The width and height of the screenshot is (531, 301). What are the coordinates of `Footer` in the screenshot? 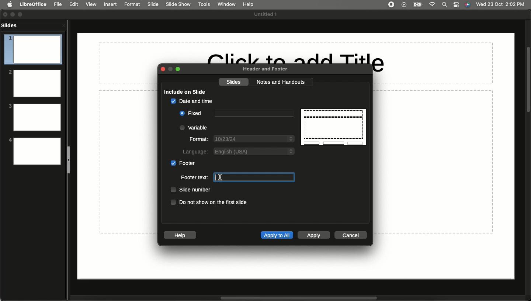 It's located at (183, 163).